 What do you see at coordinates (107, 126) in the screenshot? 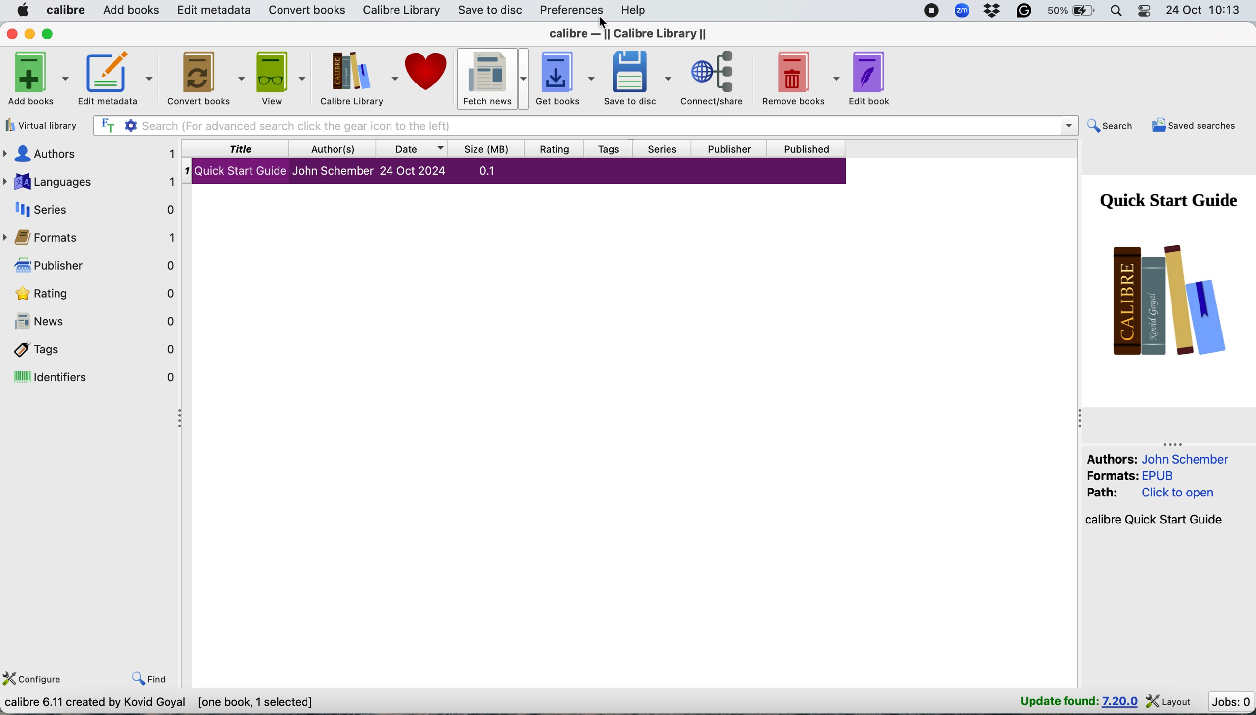
I see `full text` at bounding box center [107, 126].